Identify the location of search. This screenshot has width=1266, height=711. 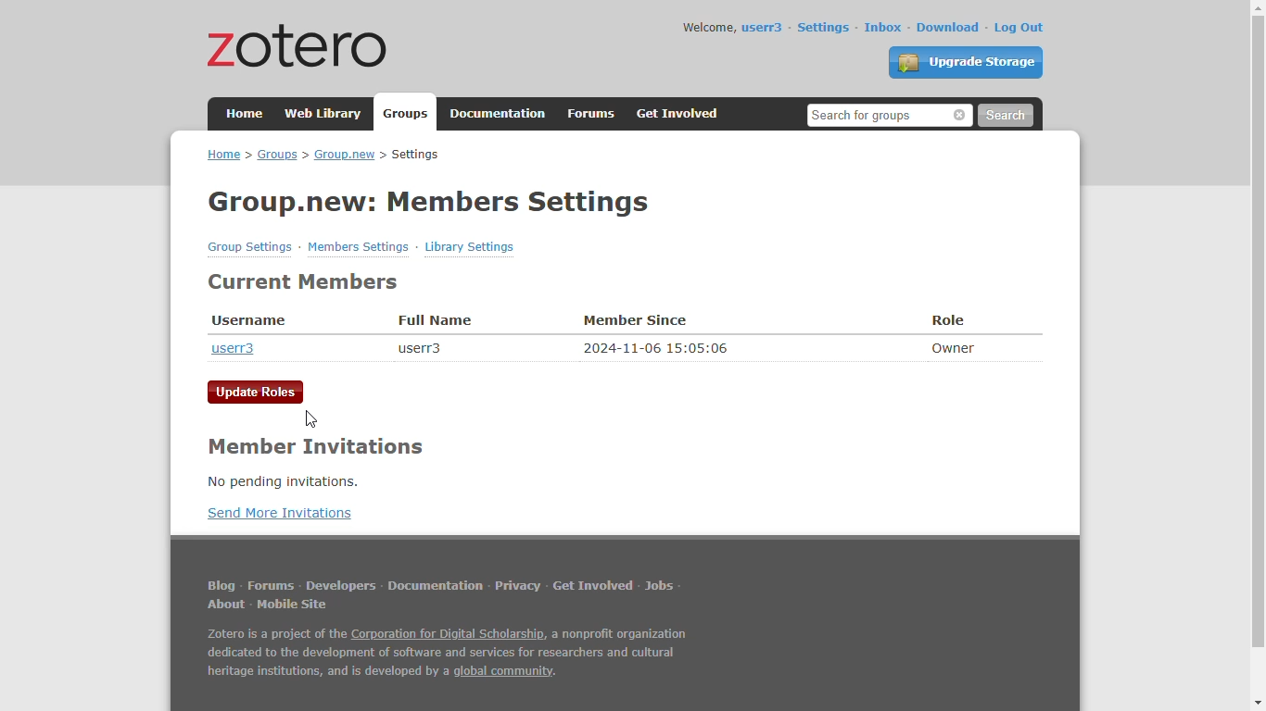
(1005, 116).